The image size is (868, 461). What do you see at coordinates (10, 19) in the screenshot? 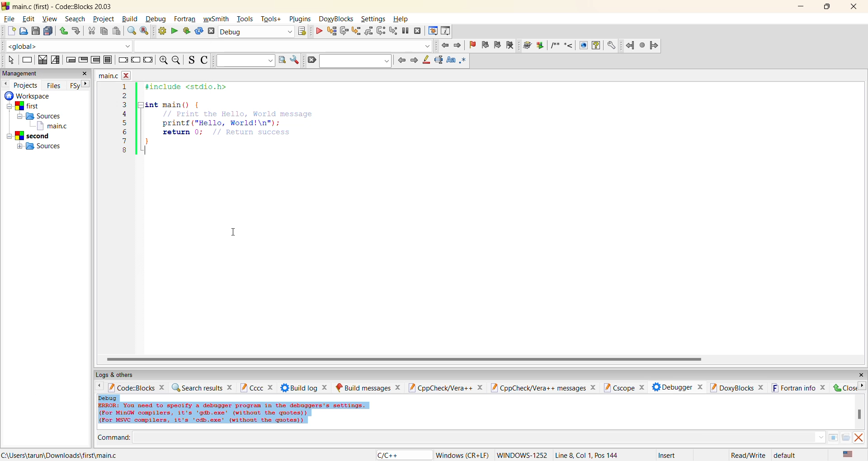
I see `file` at bounding box center [10, 19].